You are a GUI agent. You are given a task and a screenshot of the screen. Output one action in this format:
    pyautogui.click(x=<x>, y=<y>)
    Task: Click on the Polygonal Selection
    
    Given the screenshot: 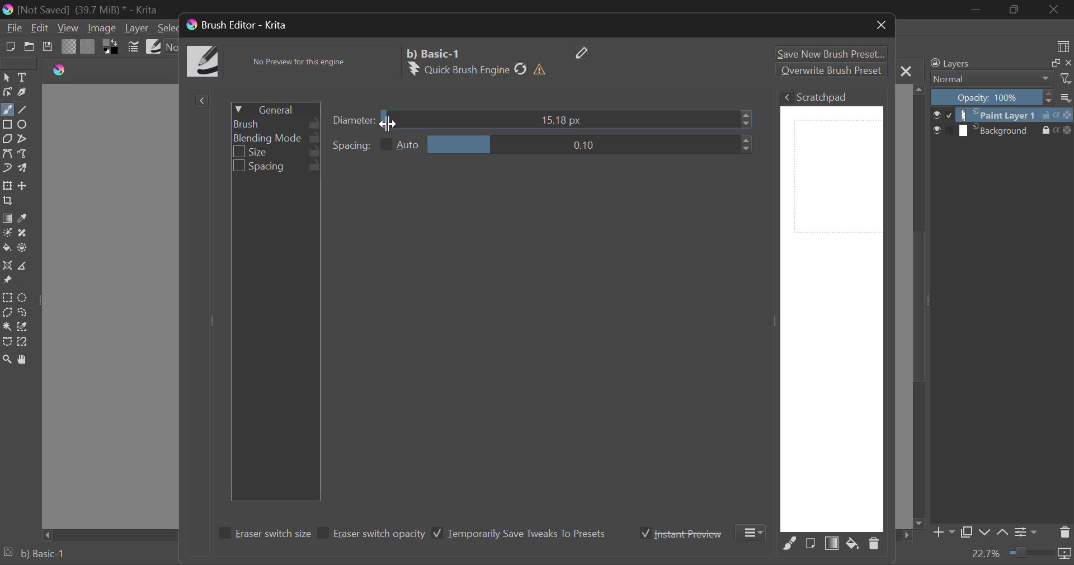 What is the action you would take?
    pyautogui.click(x=7, y=312)
    